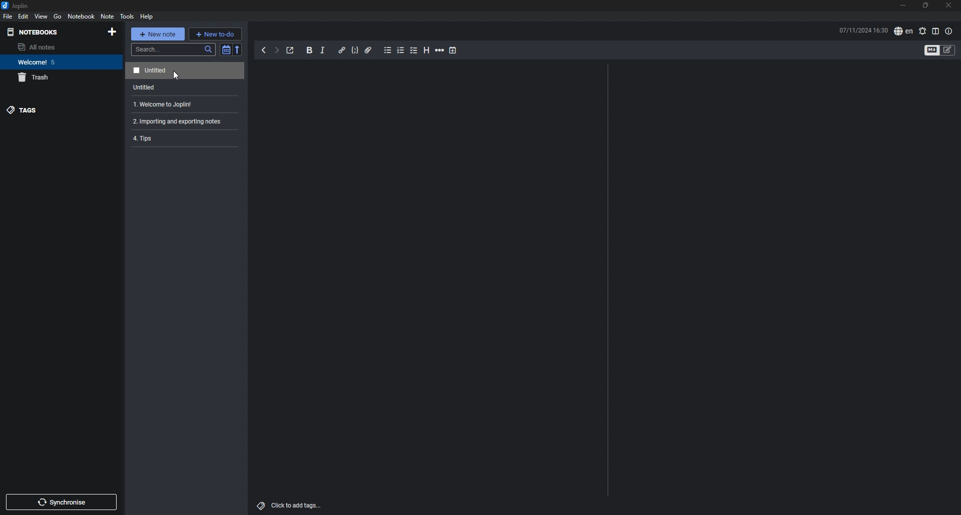 The height and width of the screenshot is (515, 961). What do you see at coordinates (903, 6) in the screenshot?
I see `minimize` at bounding box center [903, 6].